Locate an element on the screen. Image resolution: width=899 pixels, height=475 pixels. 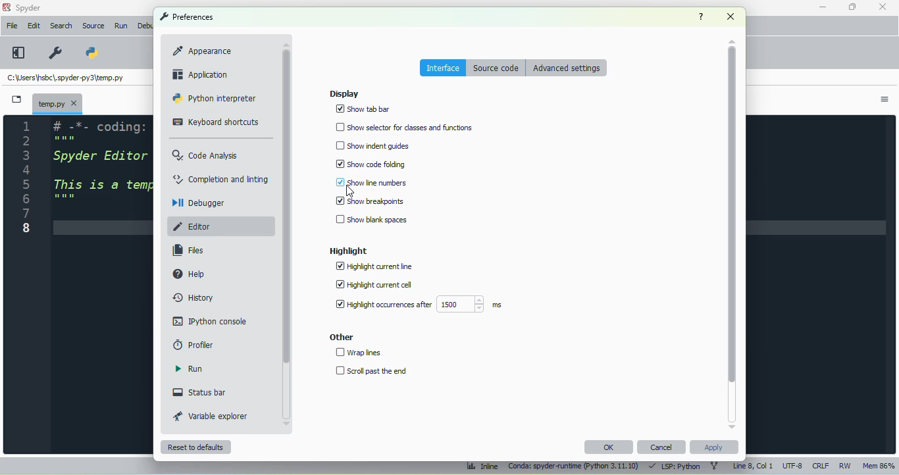
temporary file is located at coordinates (58, 103).